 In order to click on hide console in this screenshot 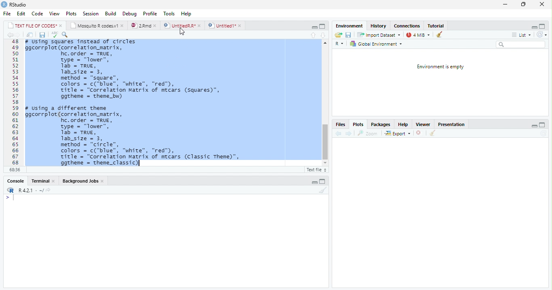, I will do `click(323, 181)`.